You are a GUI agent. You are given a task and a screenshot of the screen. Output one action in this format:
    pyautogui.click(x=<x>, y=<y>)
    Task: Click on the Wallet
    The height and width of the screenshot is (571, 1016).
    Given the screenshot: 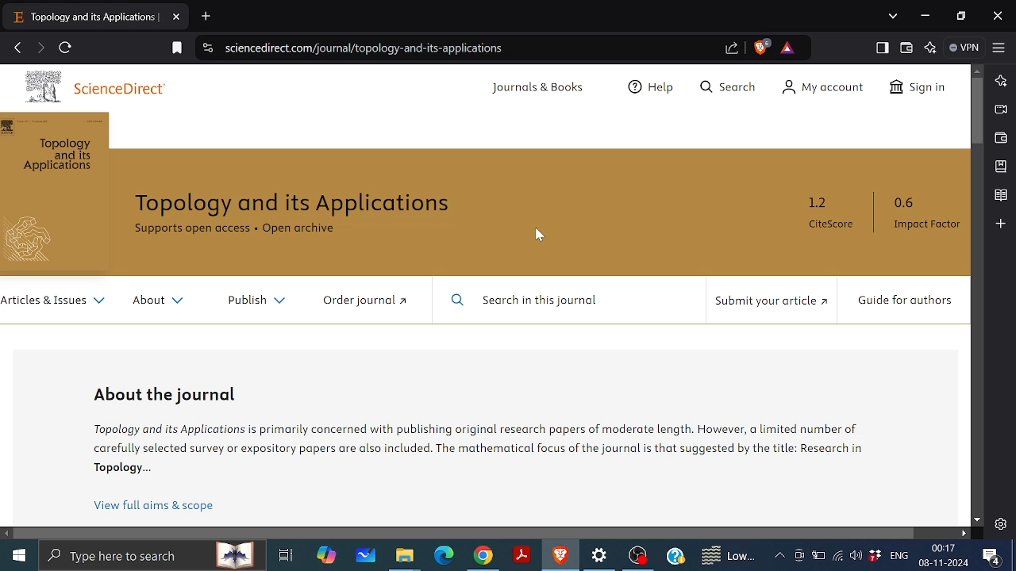 What is the action you would take?
    pyautogui.click(x=1000, y=138)
    